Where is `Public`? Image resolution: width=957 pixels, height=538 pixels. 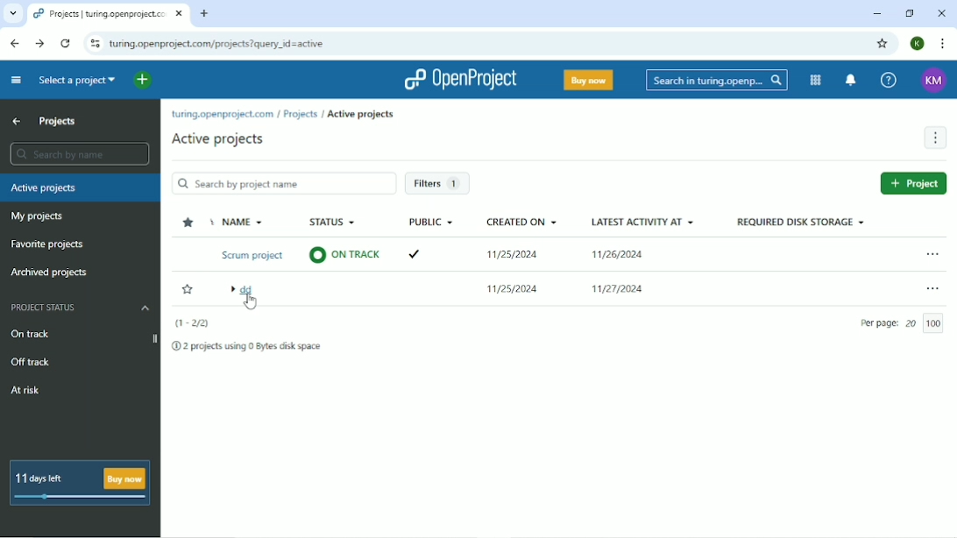
Public is located at coordinates (431, 220).